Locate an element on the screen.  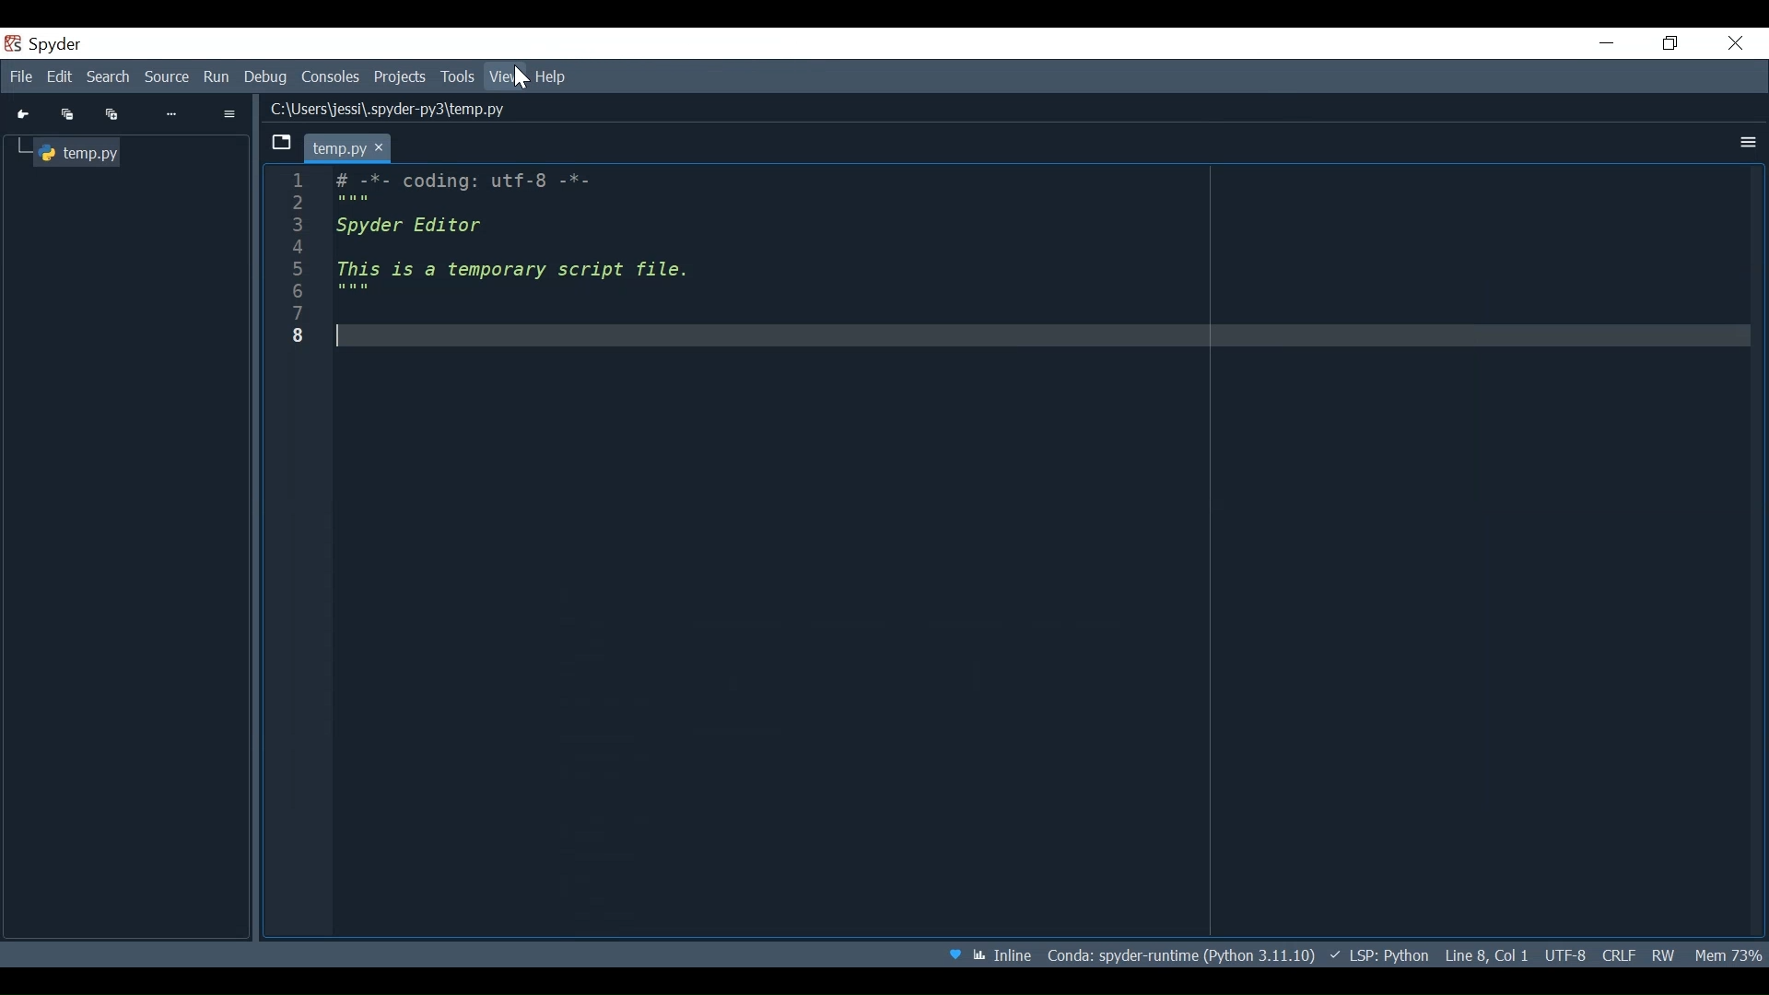
File is located at coordinates (19, 76).